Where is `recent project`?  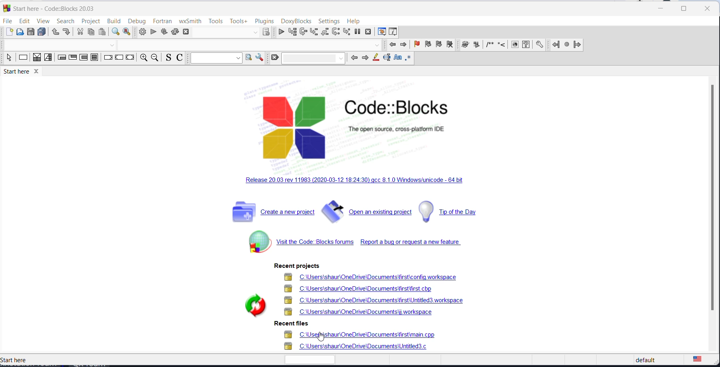 recent project is located at coordinates (295, 266).